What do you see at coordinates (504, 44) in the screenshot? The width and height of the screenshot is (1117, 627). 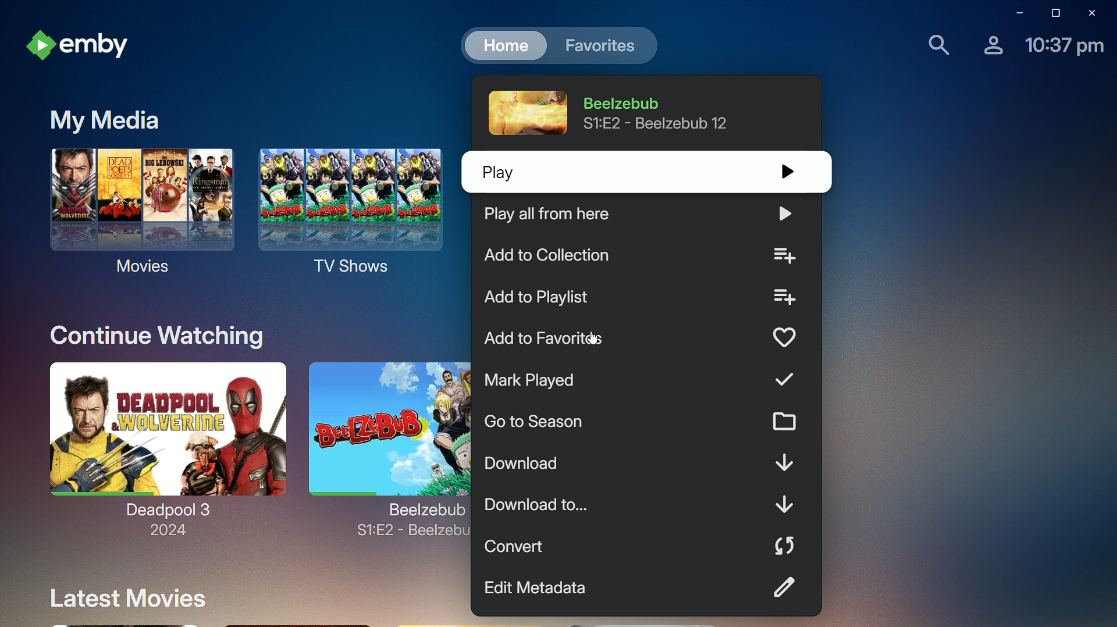 I see `Home` at bounding box center [504, 44].